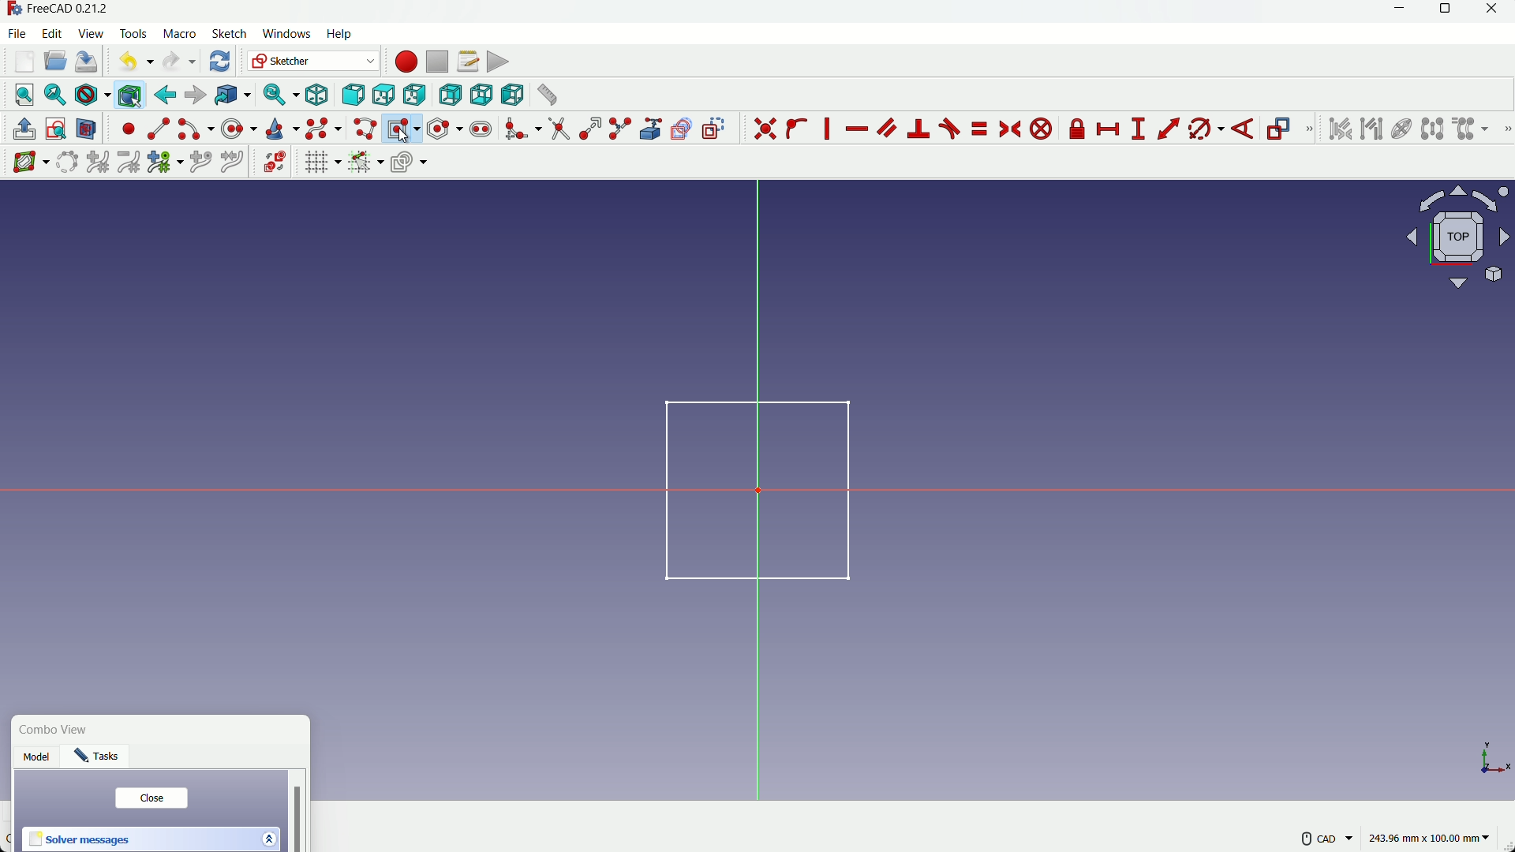  Describe the element at coordinates (799, 129) in the screenshot. I see `constraint point on to object` at that location.